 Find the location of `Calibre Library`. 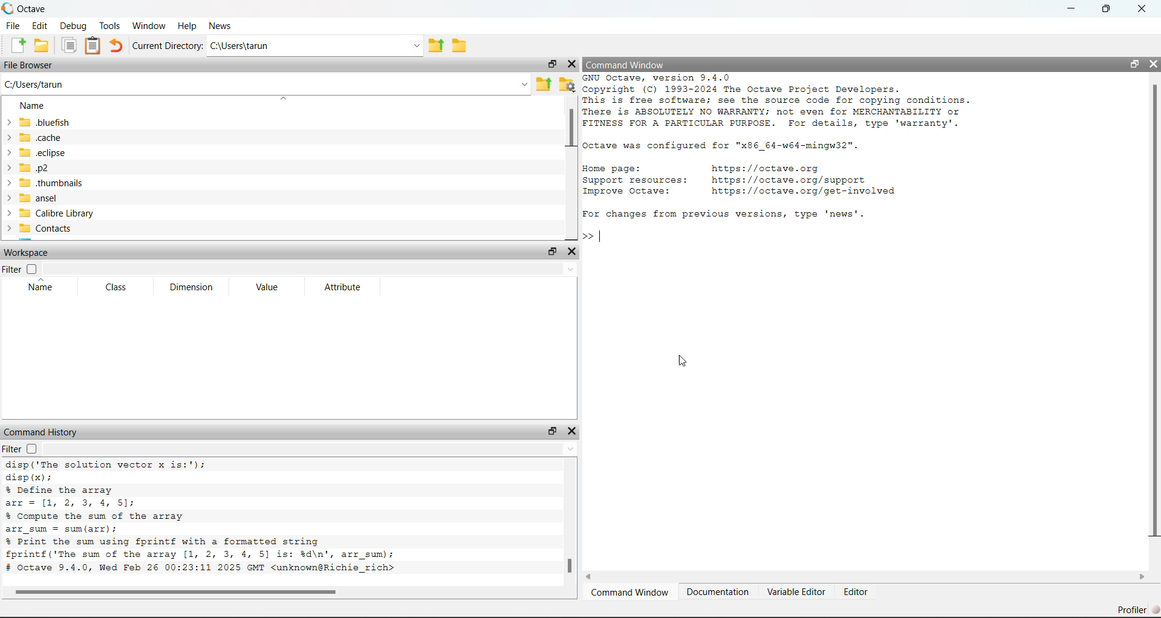

Calibre Library is located at coordinates (50, 213).